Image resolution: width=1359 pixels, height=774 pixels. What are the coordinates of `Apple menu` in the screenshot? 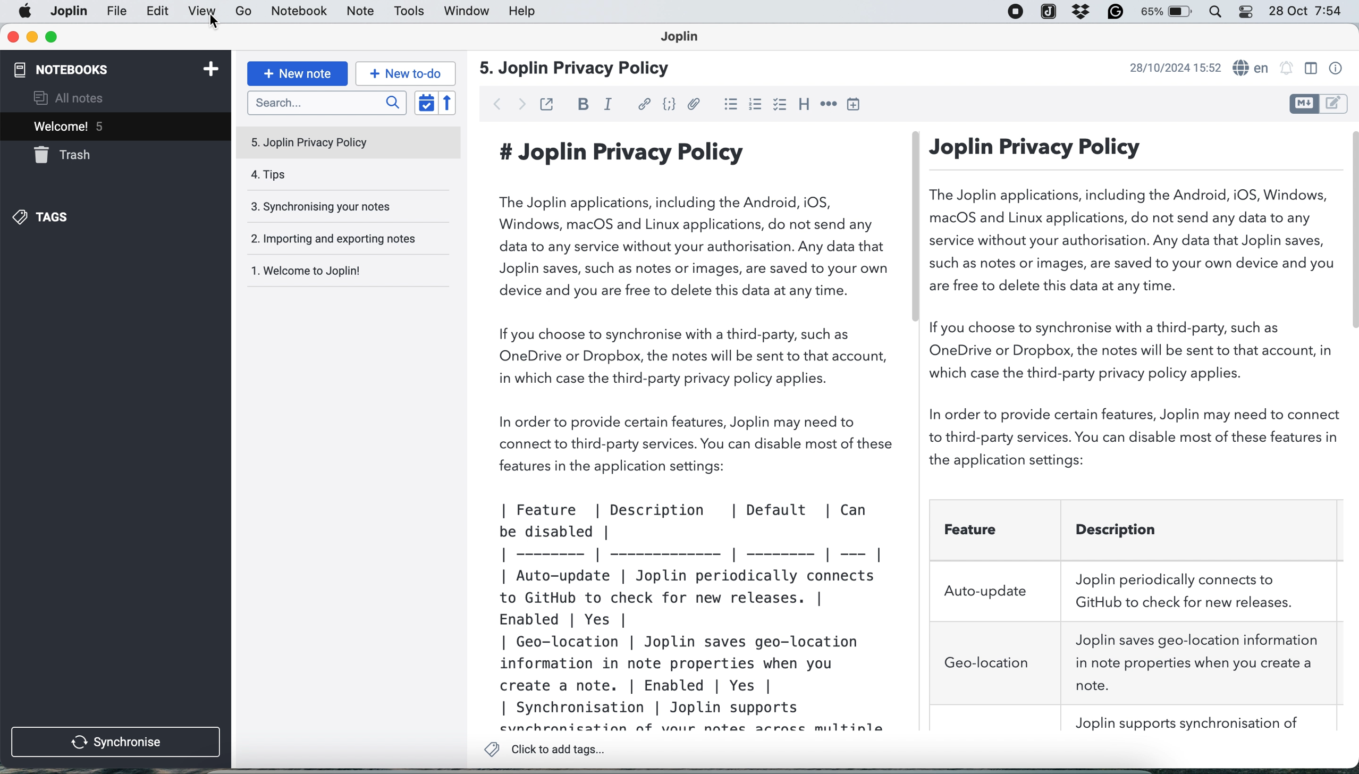 It's located at (26, 11).